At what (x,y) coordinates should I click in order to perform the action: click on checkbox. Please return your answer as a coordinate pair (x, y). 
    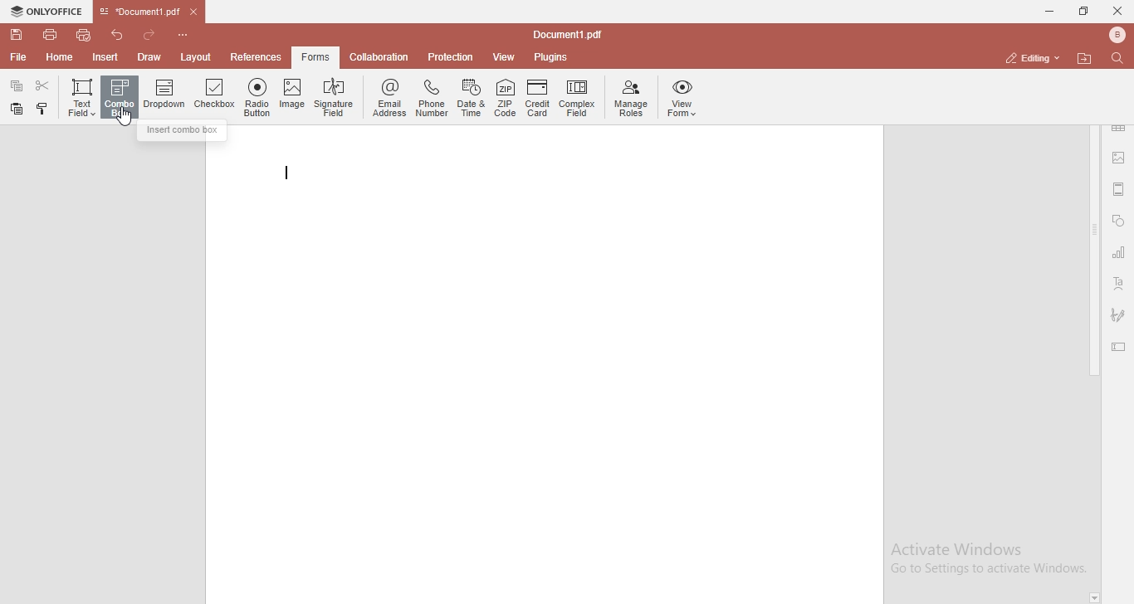
    Looking at the image, I should click on (215, 97).